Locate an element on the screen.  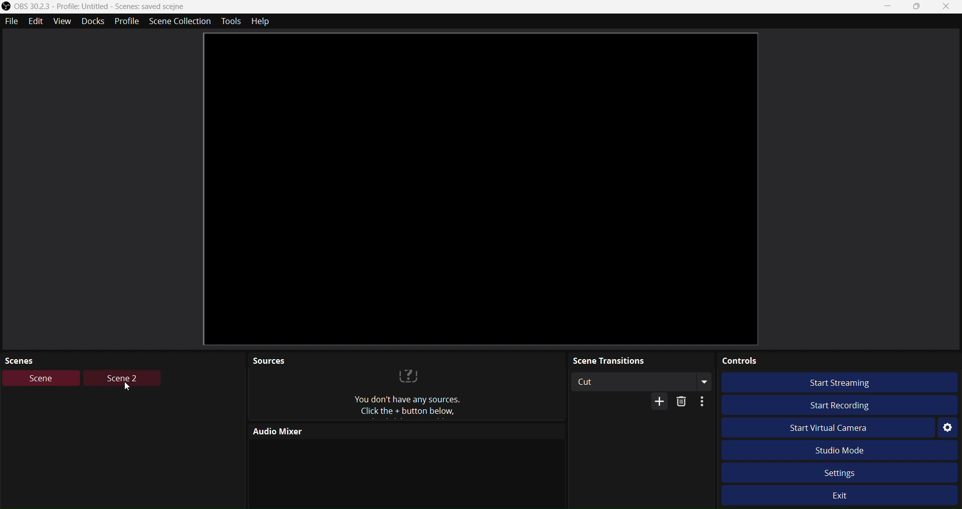
Sources is located at coordinates (423, 406).